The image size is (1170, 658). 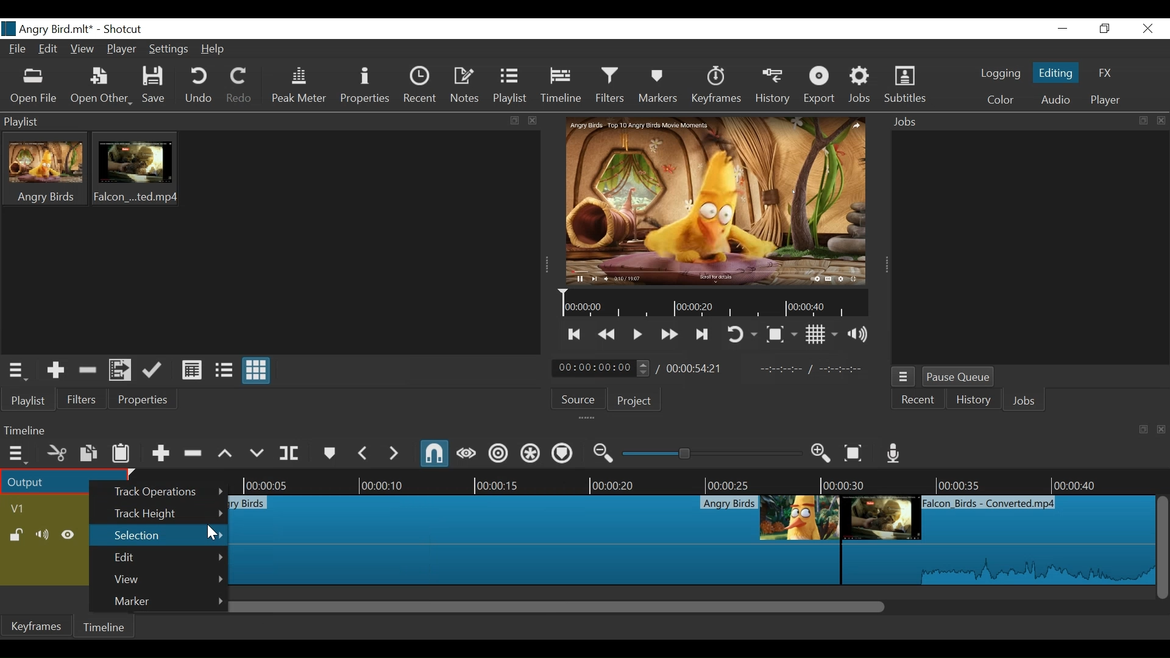 What do you see at coordinates (330, 453) in the screenshot?
I see `Marker` at bounding box center [330, 453].